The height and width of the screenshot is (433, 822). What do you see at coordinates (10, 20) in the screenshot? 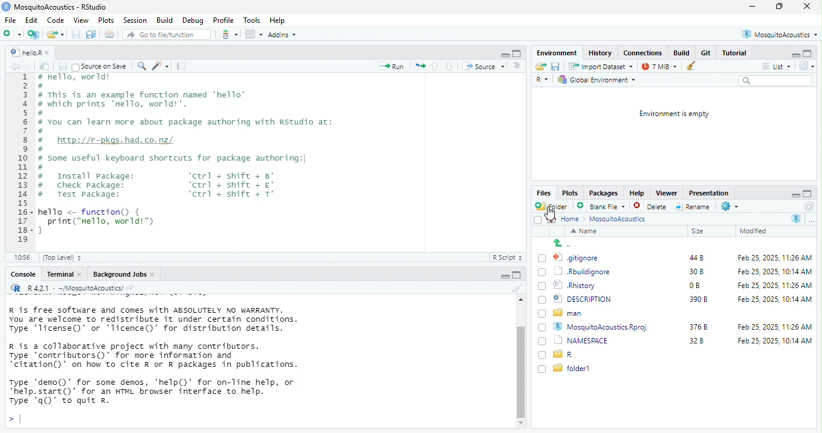
I see `file` at bounding box center [10, 20].